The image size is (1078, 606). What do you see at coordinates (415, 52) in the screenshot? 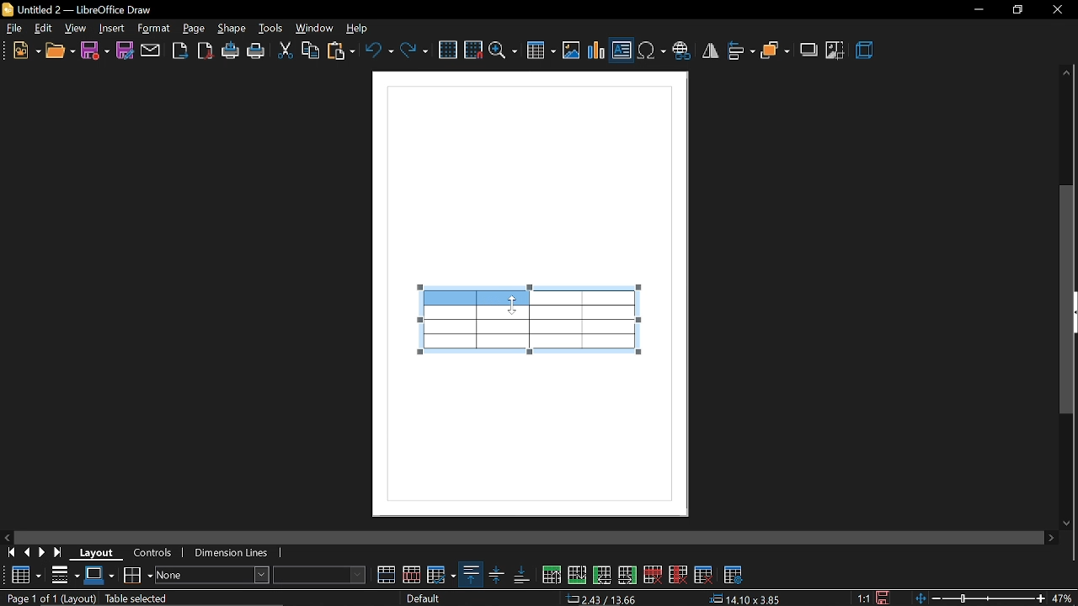
I see `redo` at bounding box center [415, 52].